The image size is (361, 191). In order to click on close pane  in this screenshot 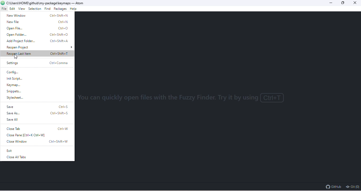, I will do `click(38, 136)`.